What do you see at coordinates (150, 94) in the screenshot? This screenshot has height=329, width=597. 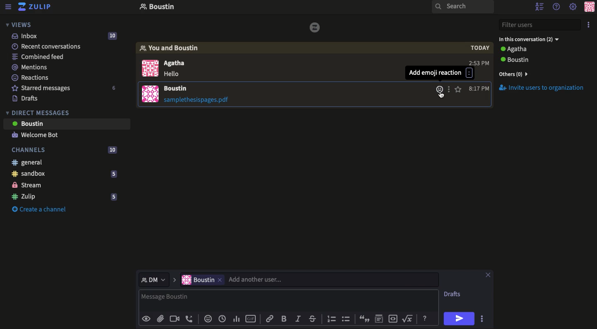 I see `image` at bounding box center [150, 94].